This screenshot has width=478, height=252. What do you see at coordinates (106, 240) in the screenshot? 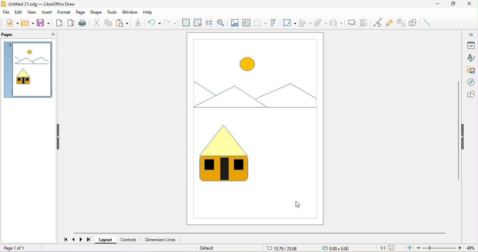
I see `layout` at bounding box center [106, 240].